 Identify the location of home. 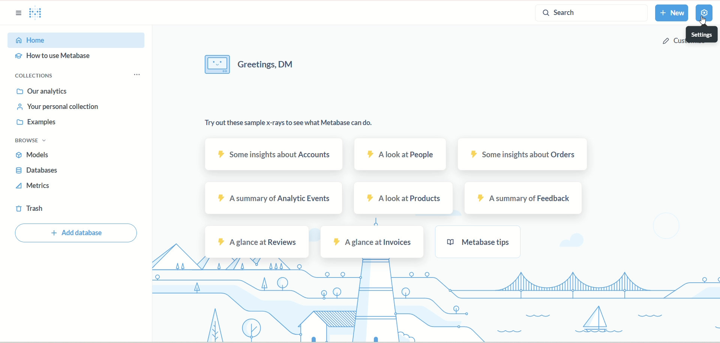
(77, 40).